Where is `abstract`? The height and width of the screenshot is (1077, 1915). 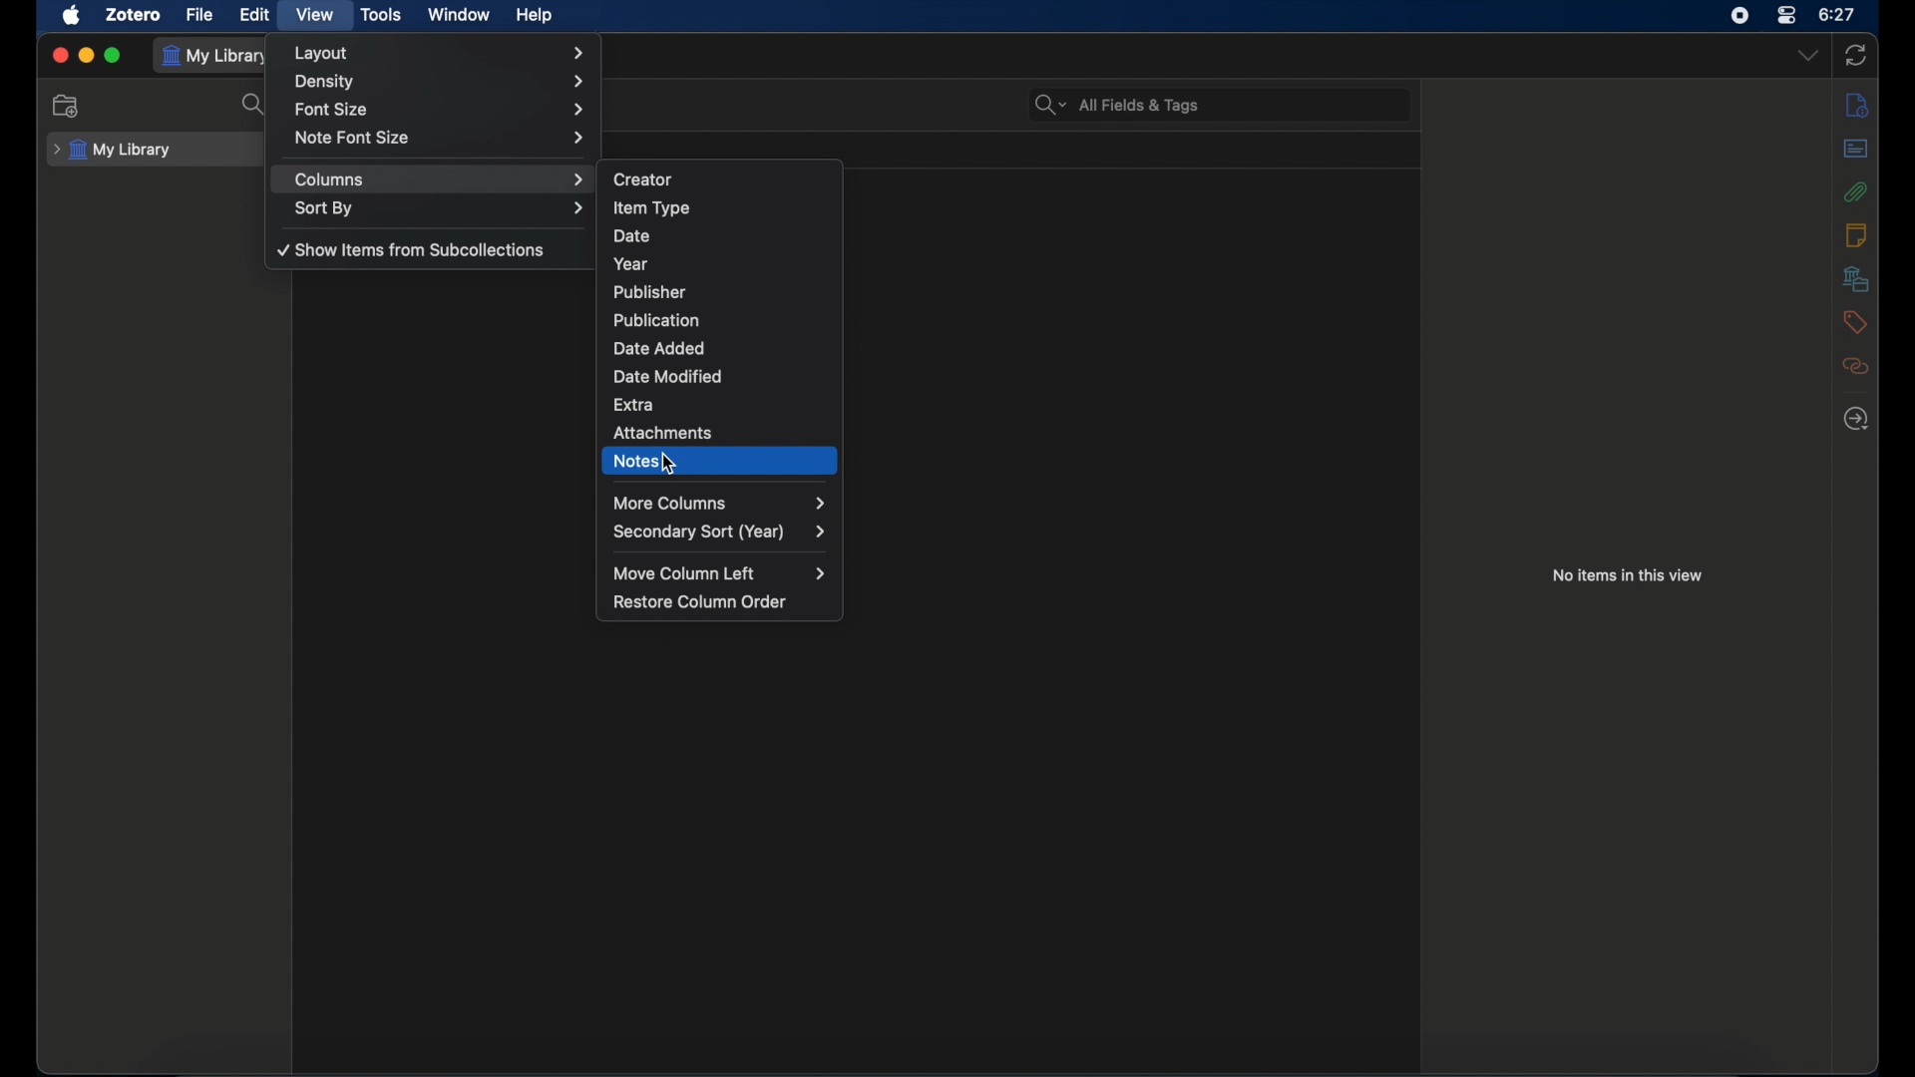
abstract is located at coordinates (1857, 148).